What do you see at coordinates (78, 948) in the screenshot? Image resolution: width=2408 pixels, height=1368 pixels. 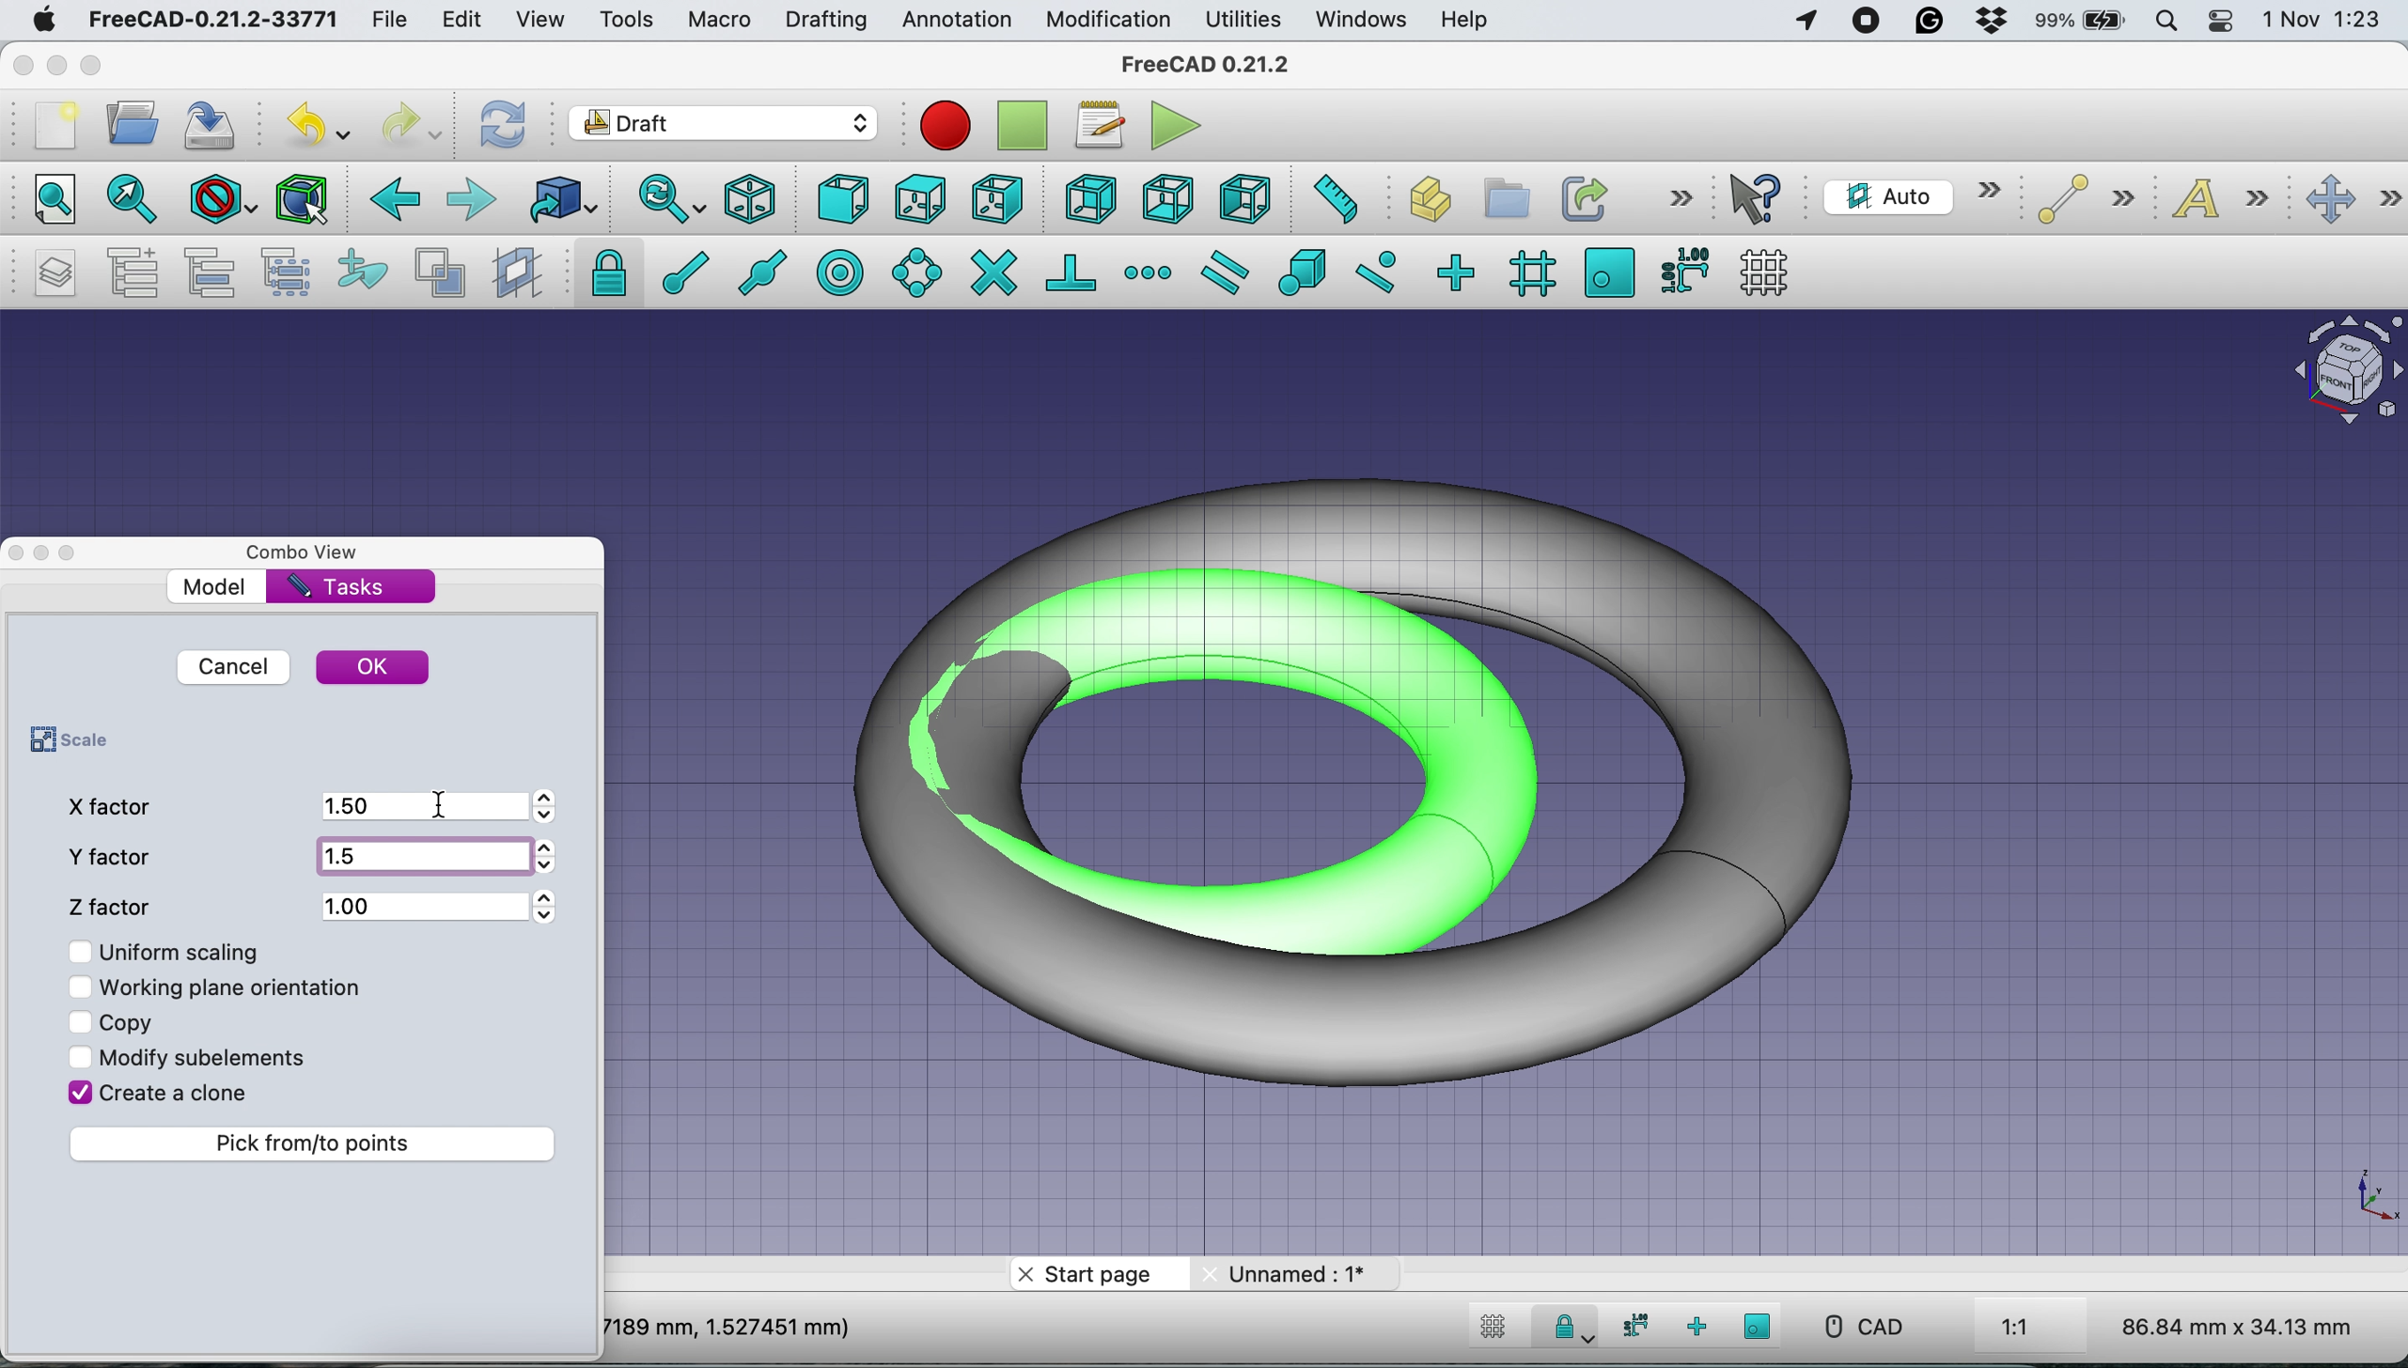 I see `Checkbox` at bounding box center [78, 948].